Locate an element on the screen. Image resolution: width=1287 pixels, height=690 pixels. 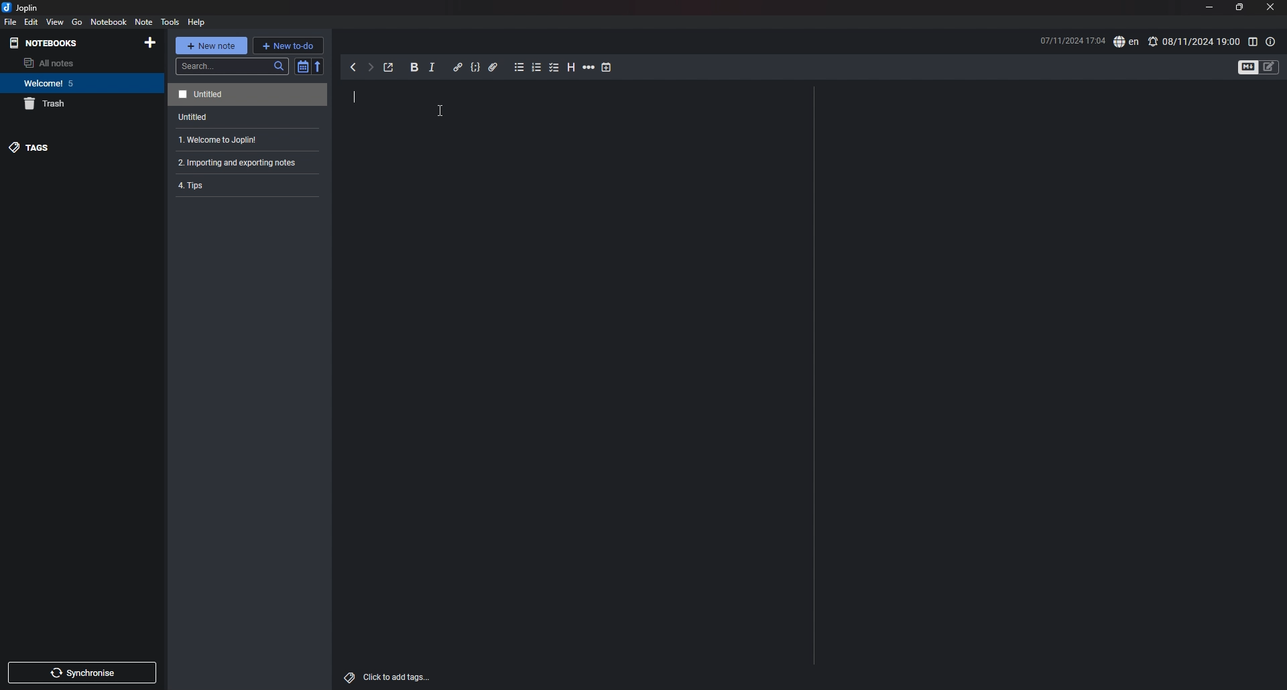
go is located at coordinates (77, 22).